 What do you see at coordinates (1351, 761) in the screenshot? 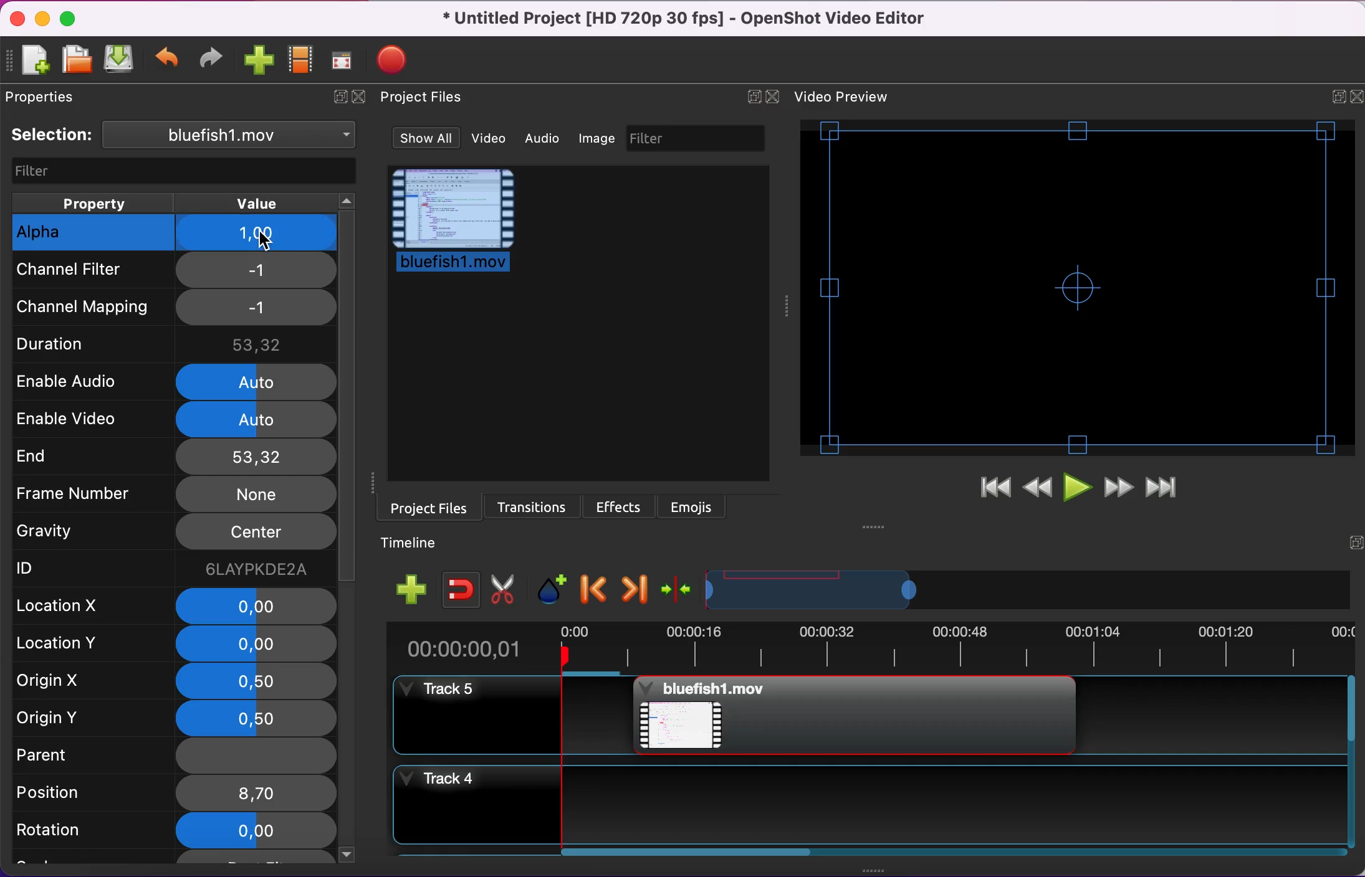
I see `Vertical slide bar` at bounding box center [1351, 761].